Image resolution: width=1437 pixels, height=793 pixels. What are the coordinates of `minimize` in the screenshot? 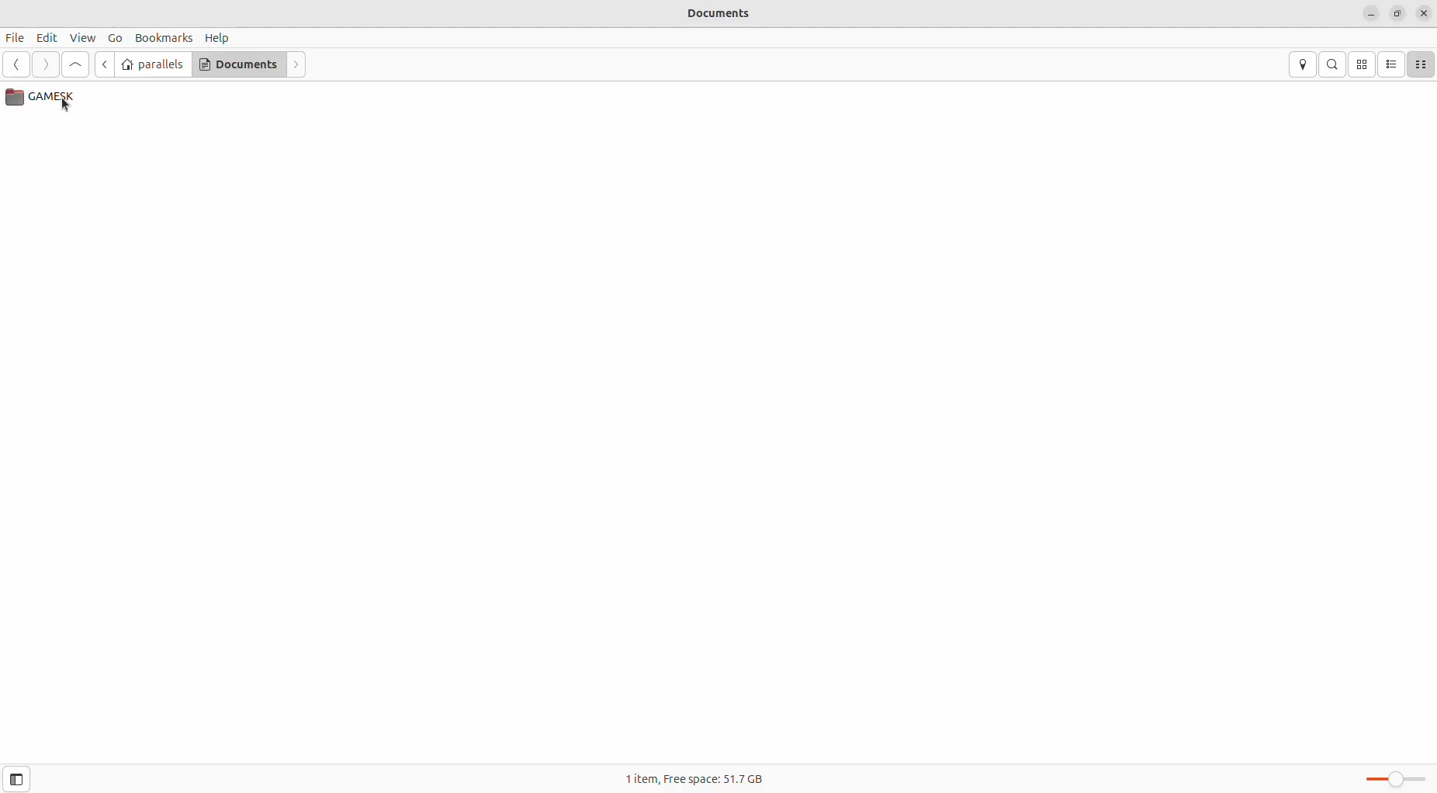 It's located at (1372, 16).